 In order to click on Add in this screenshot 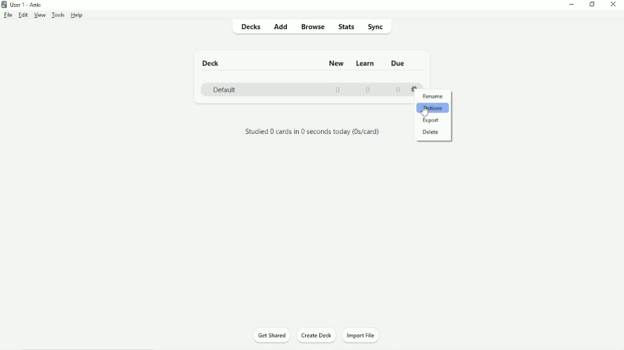, I will do `click(281, 26)`.